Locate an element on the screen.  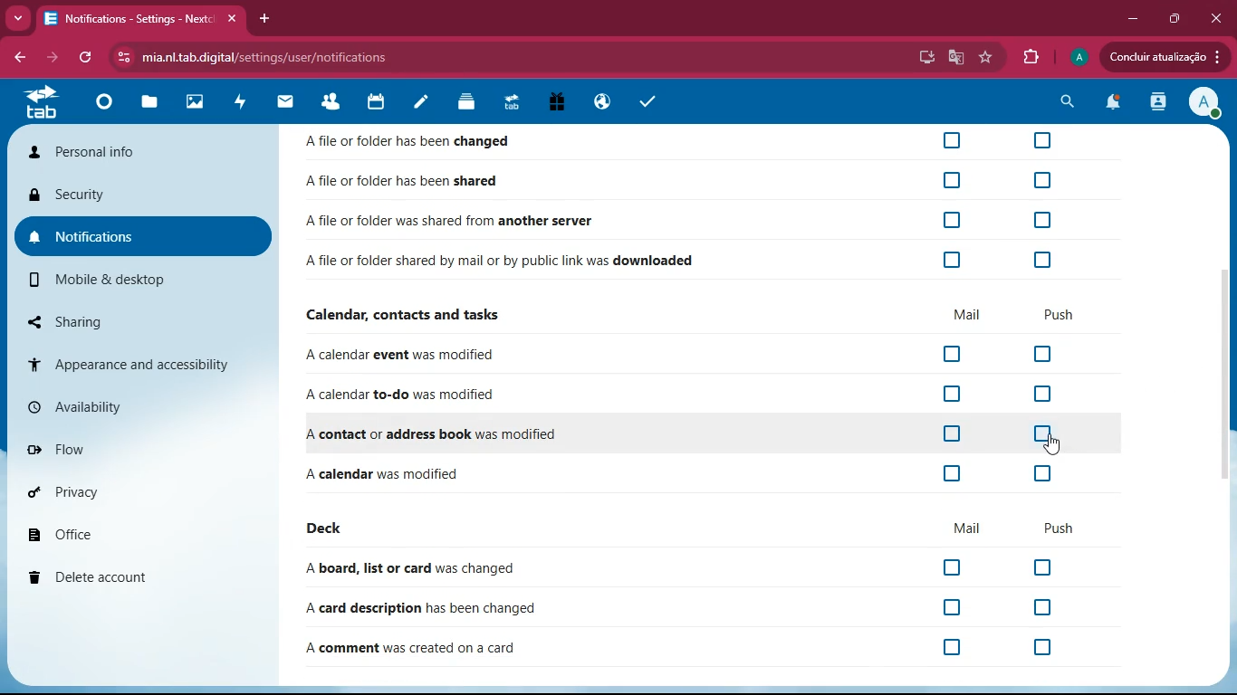
off is located at coordinates (952, 260).